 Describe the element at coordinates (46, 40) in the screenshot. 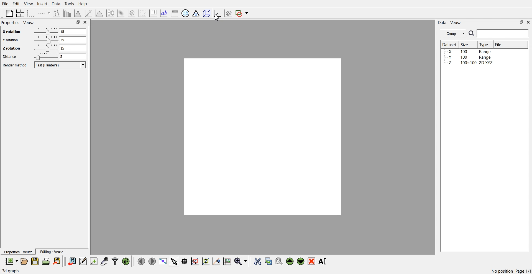

I see `Drag Handle` at that location.